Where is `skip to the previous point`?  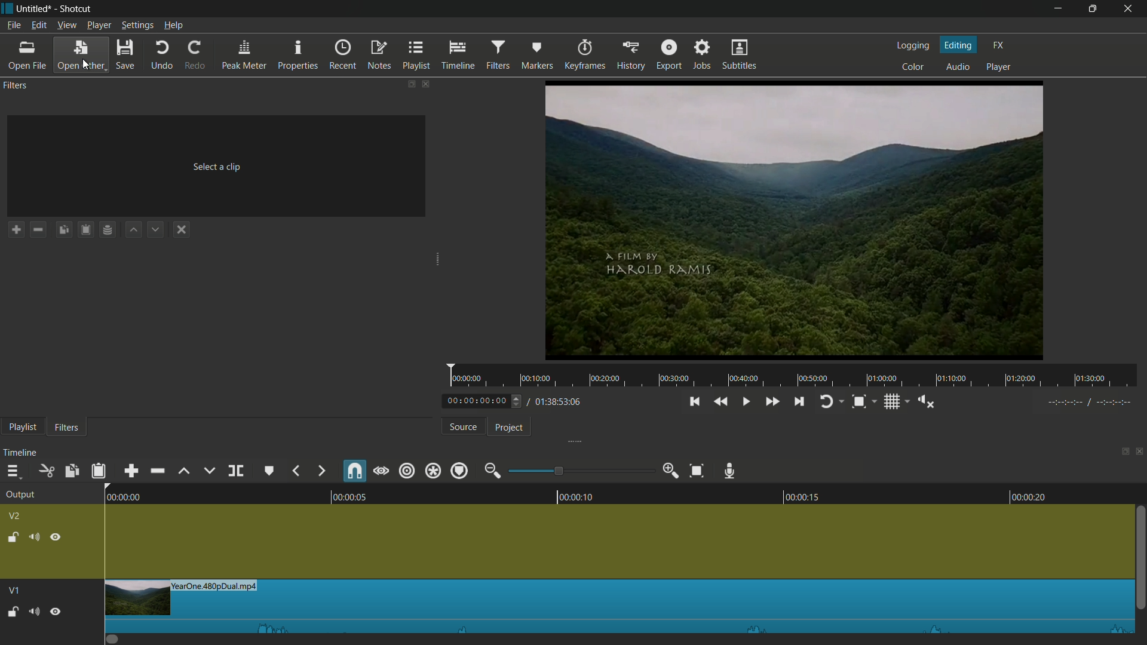
skip to the previous point is located at coordinates (697, 400).